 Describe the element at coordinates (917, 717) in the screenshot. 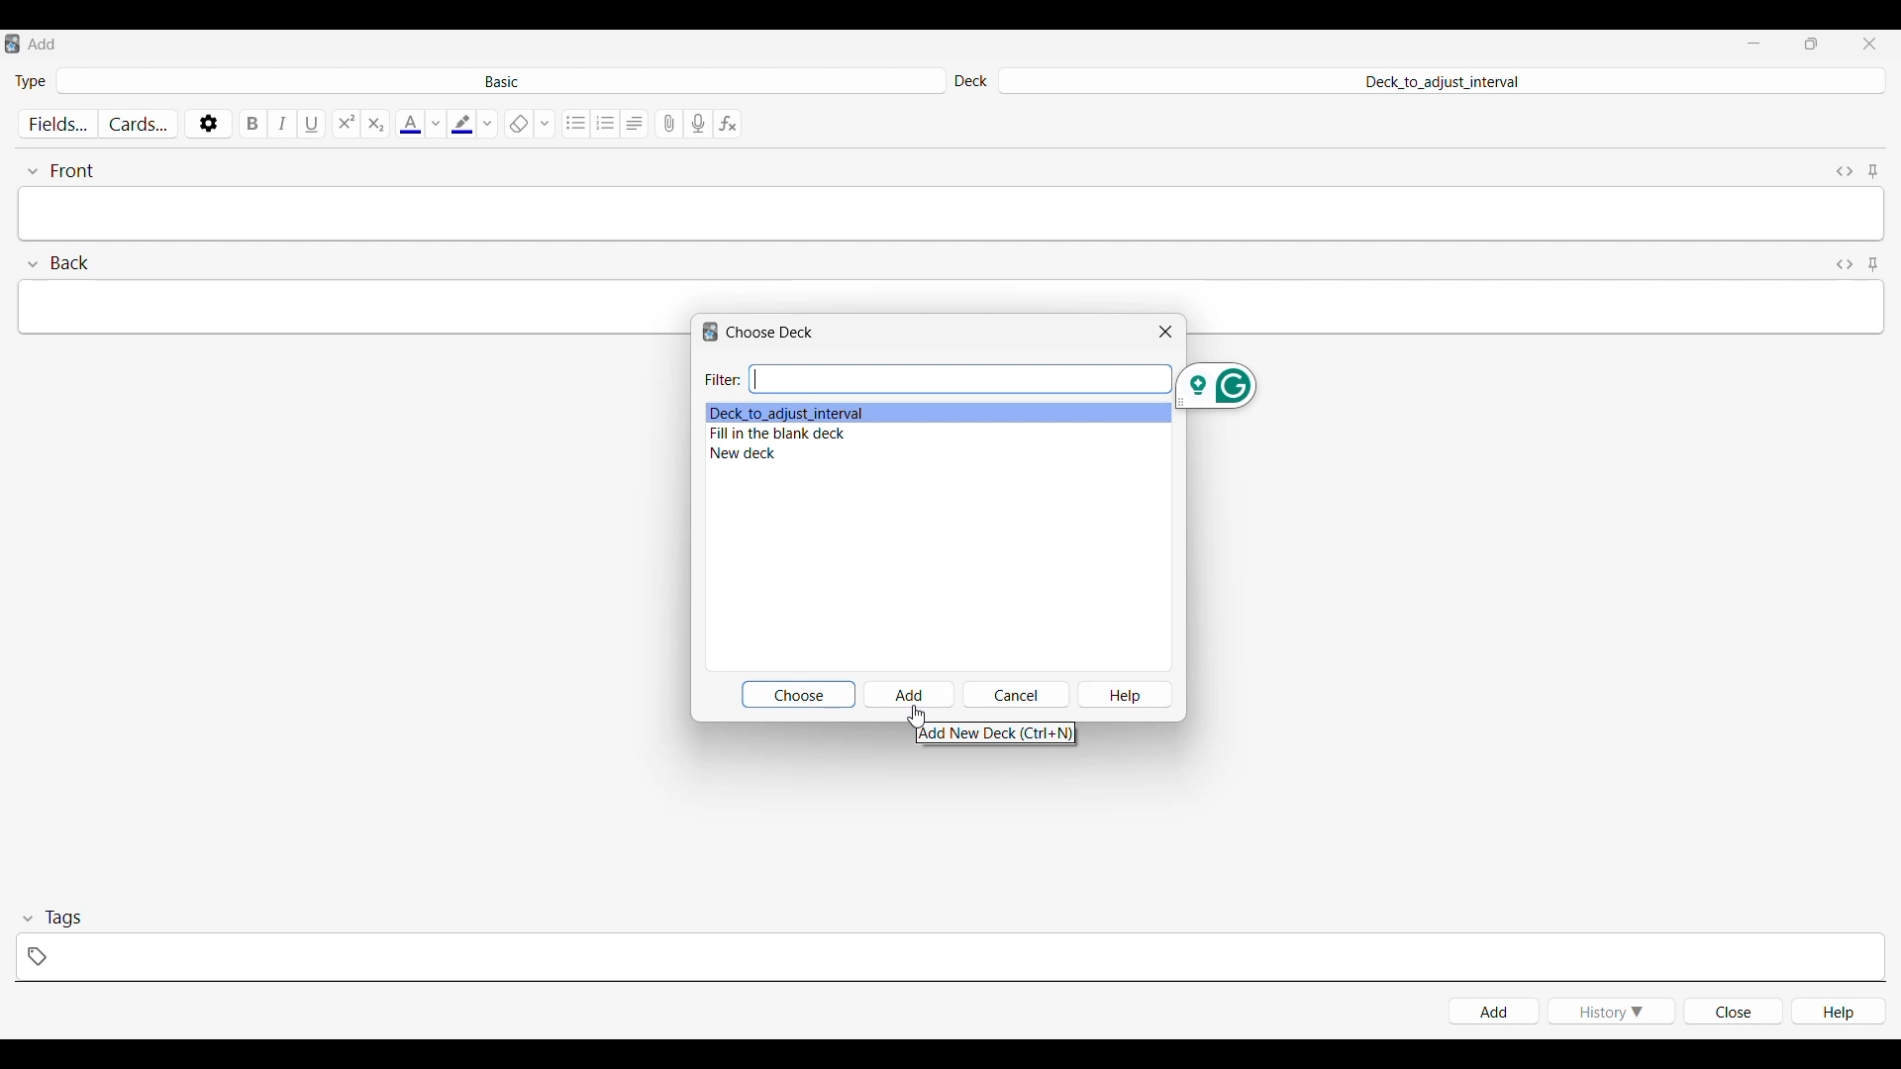

I see `Cursor clicking on Add` at that location.